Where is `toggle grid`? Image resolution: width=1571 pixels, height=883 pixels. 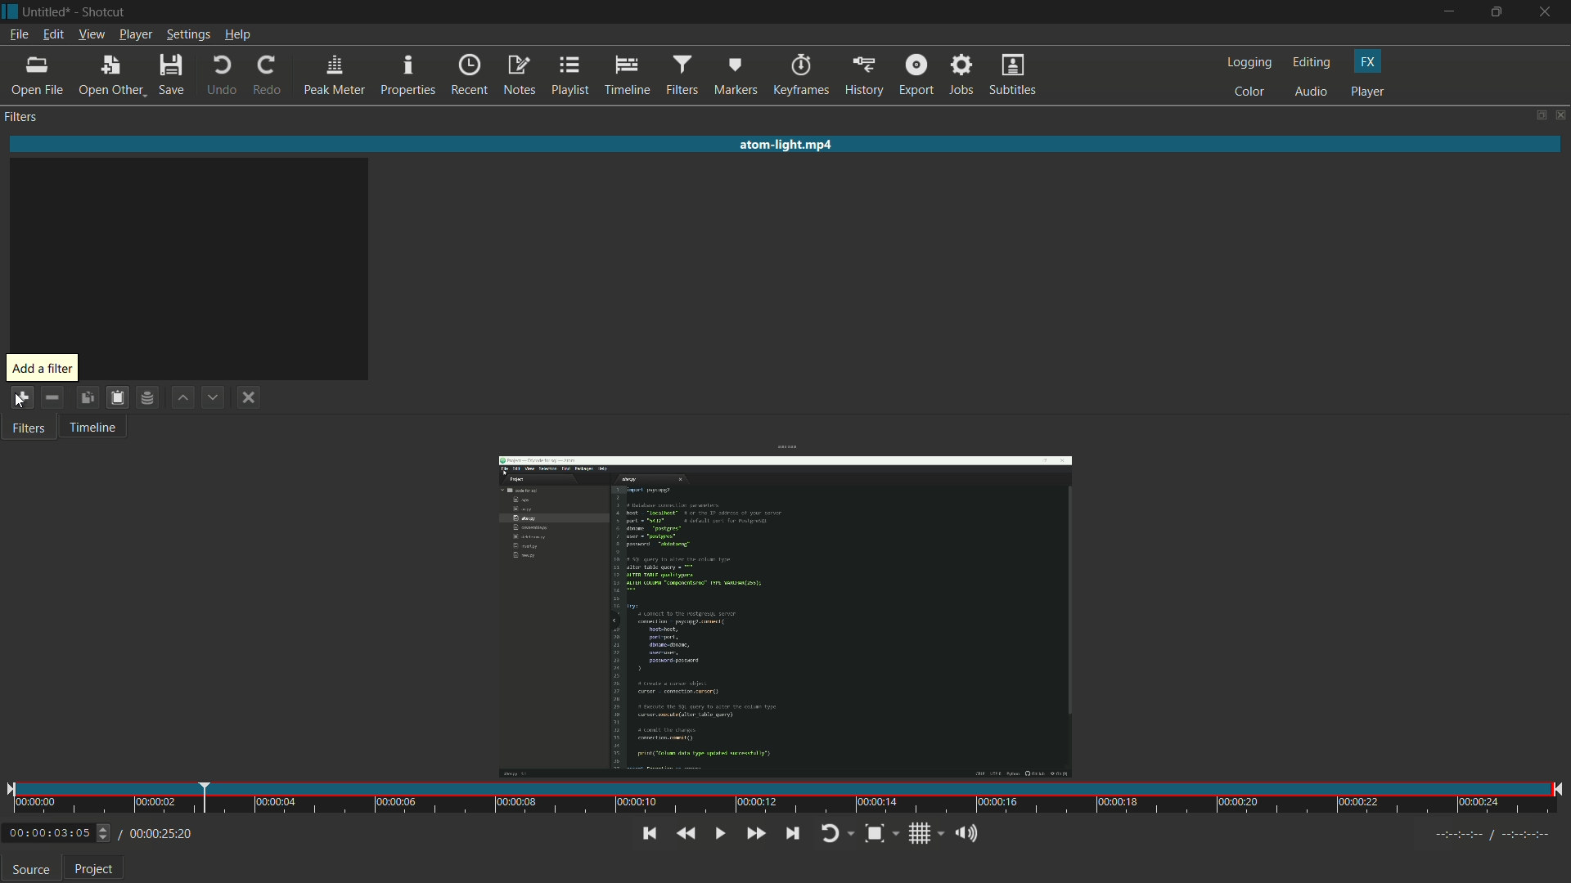
toggle grid is located at coordinates (921, 833).